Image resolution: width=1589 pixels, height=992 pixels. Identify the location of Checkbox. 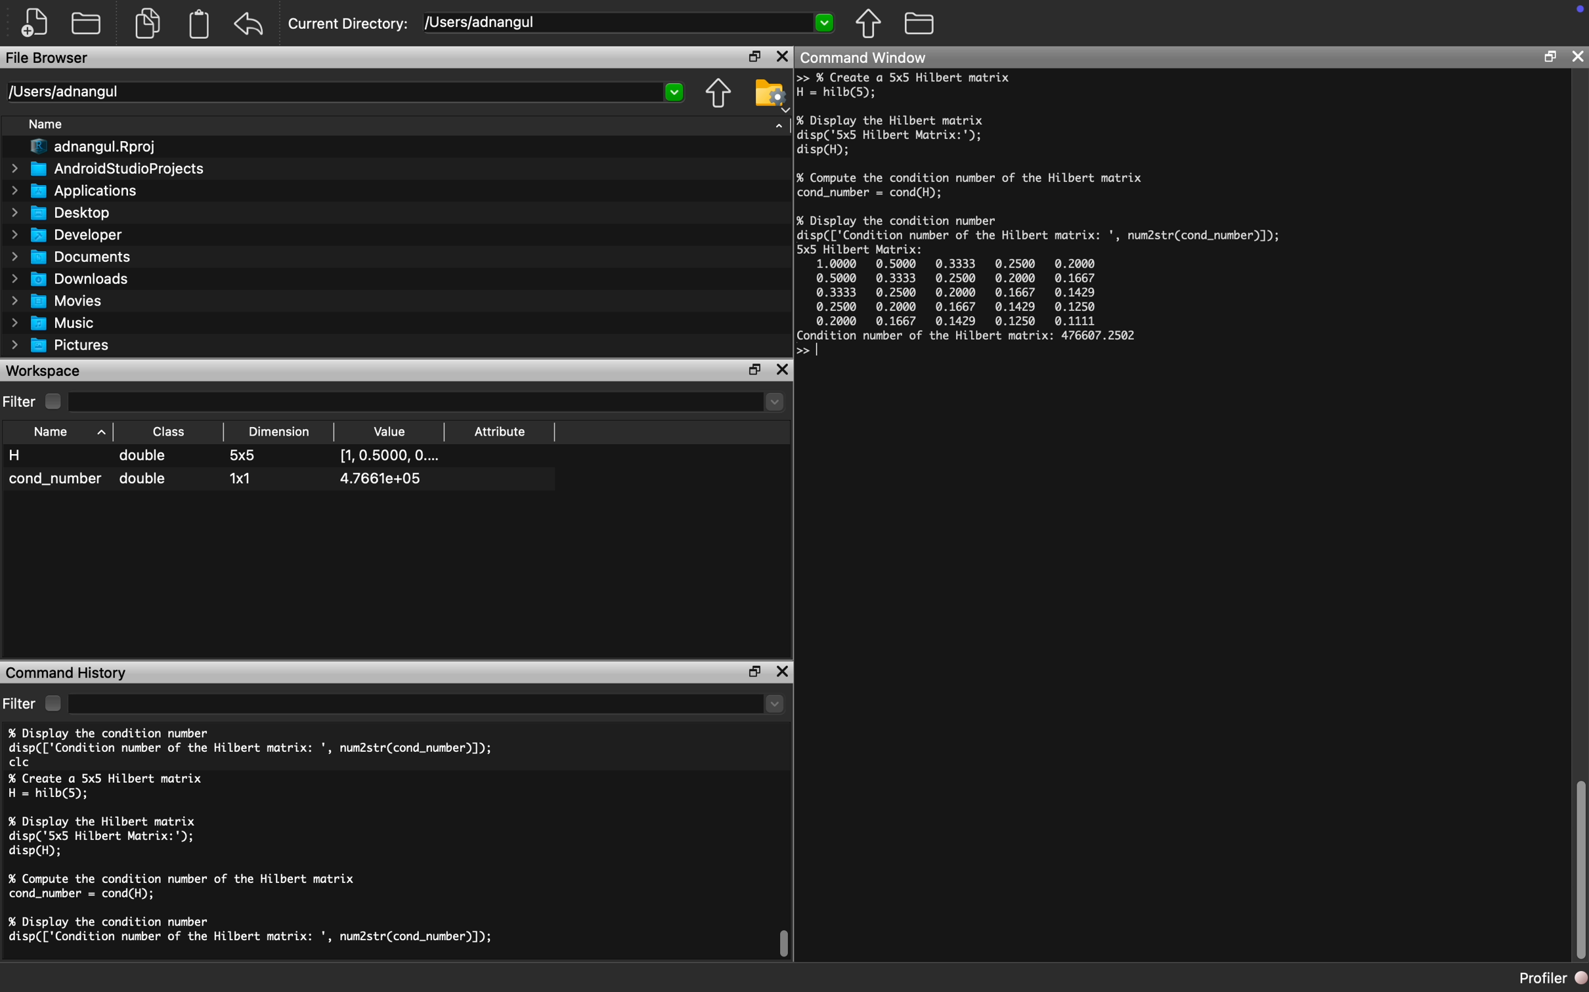
(53, 400).